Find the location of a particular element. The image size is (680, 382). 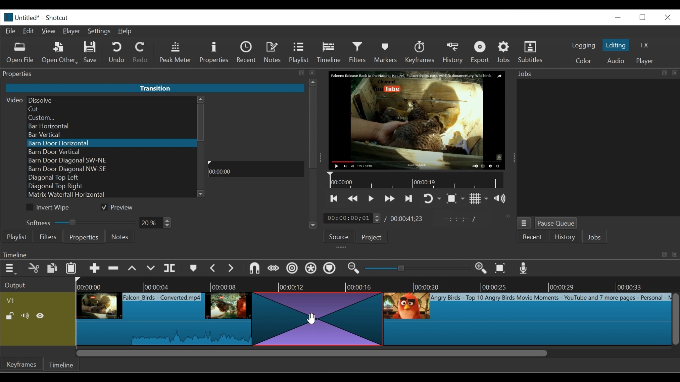

Properties is located at coordinates (215, 53).